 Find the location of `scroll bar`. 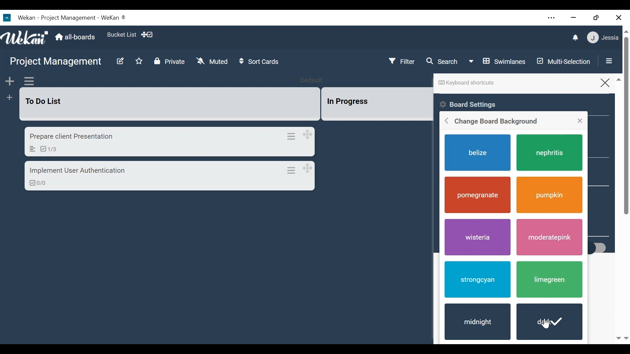

scroll bar is located at coordinates (626, 154).